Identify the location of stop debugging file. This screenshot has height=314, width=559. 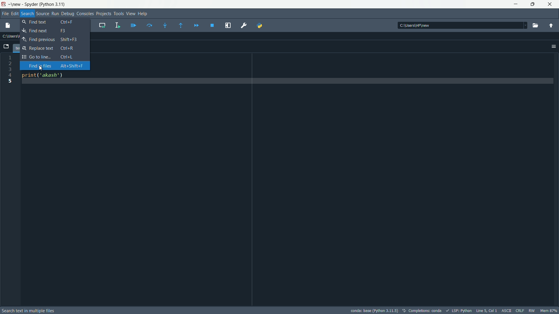
(212, 26).